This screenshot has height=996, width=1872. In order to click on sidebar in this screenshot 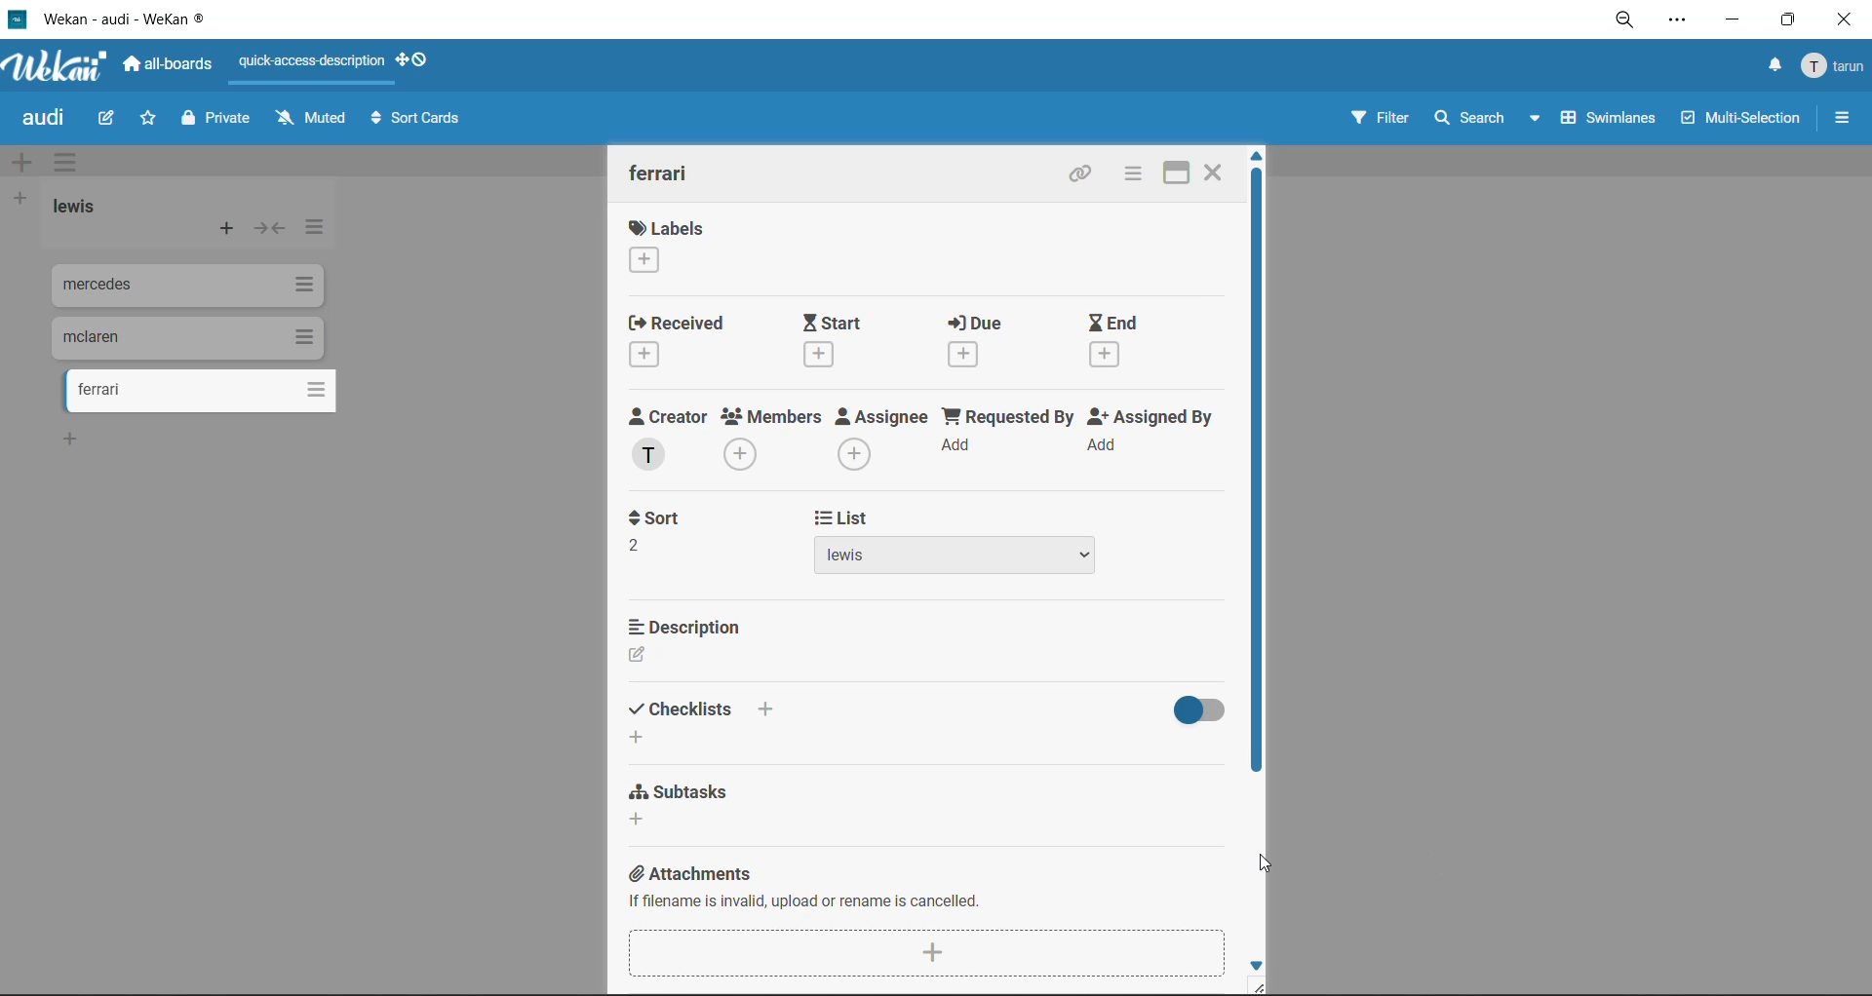, I will do `click(1840, 117)`.